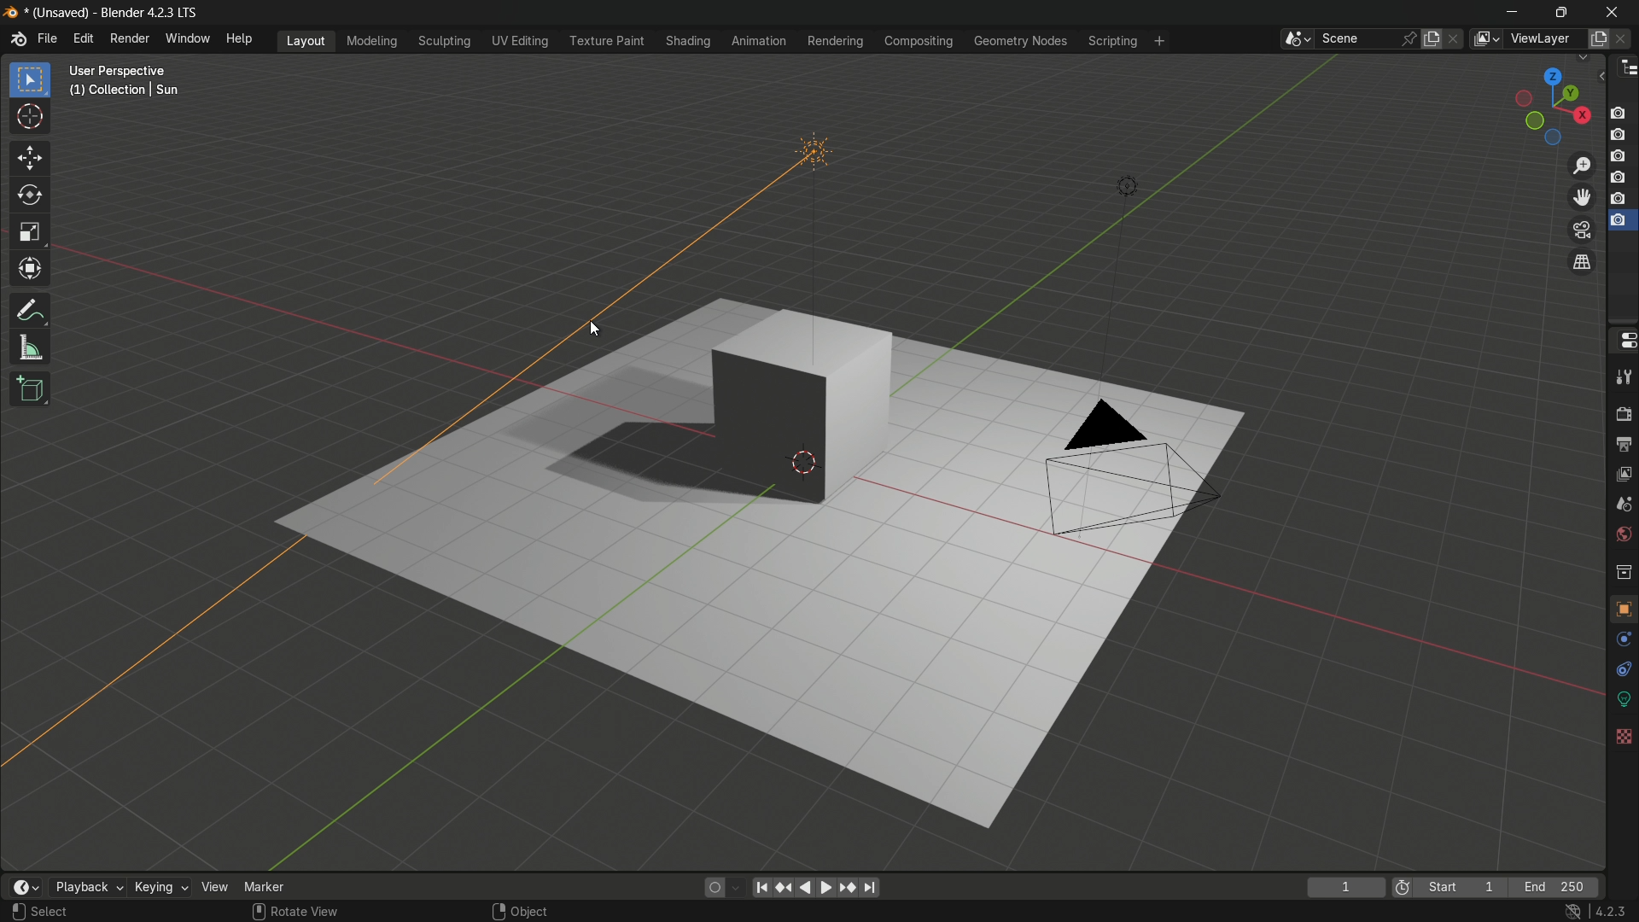 The height and width of the screenshot is (922, 1639). Describe the element at coordinates (15, 910) in the screenshot. I see `left click` at that location.